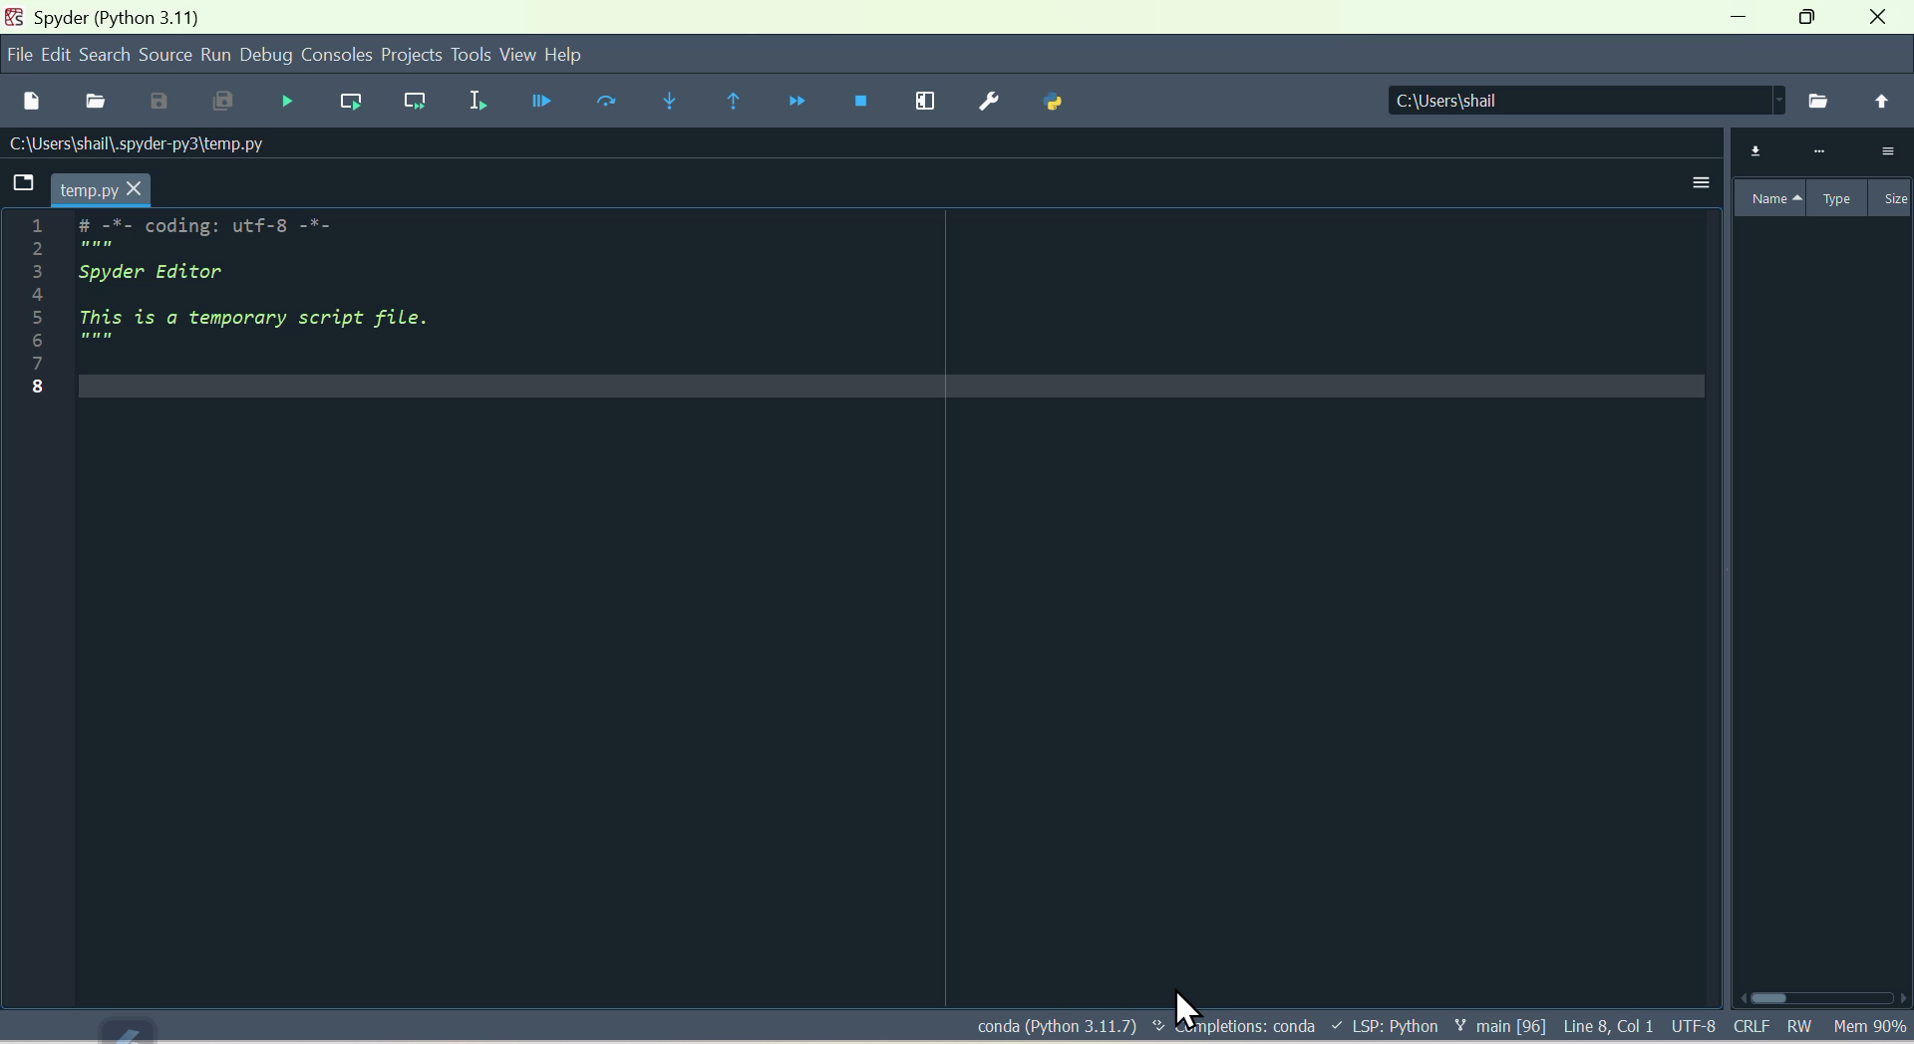  I want to click on Run, so click(214, 54).